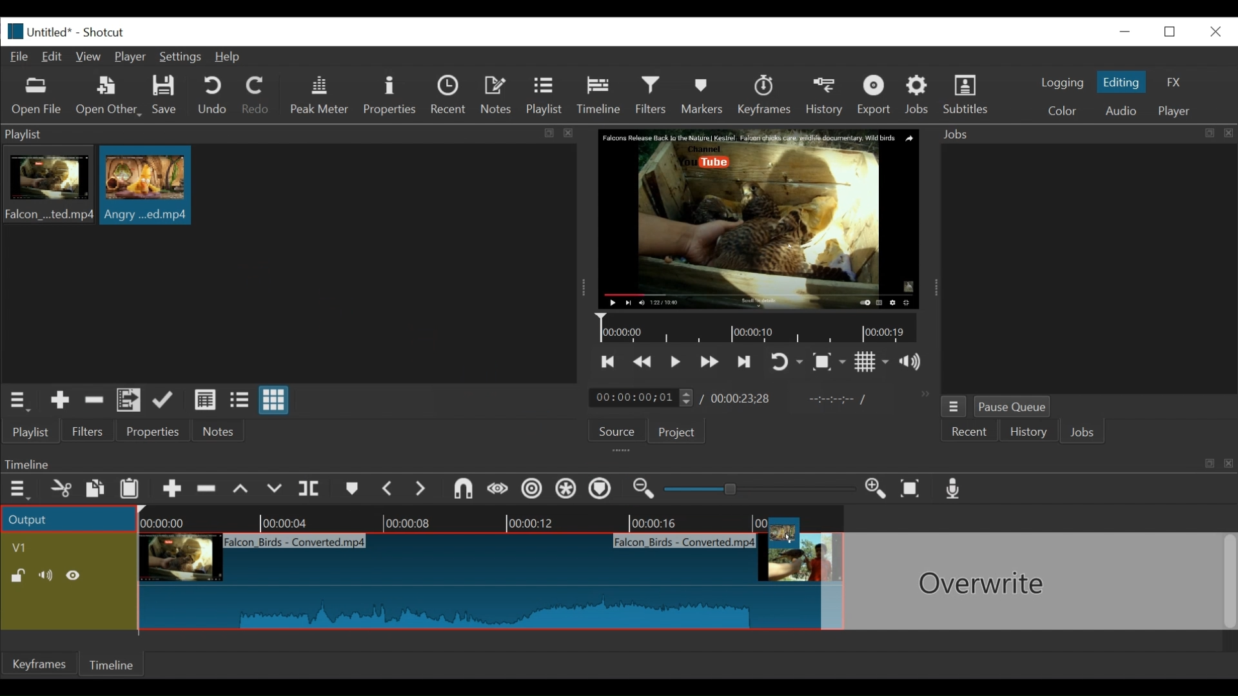  Describe the element at coordinates (617, 463) in the screenshot. I see `Timeline Panel` at that location.